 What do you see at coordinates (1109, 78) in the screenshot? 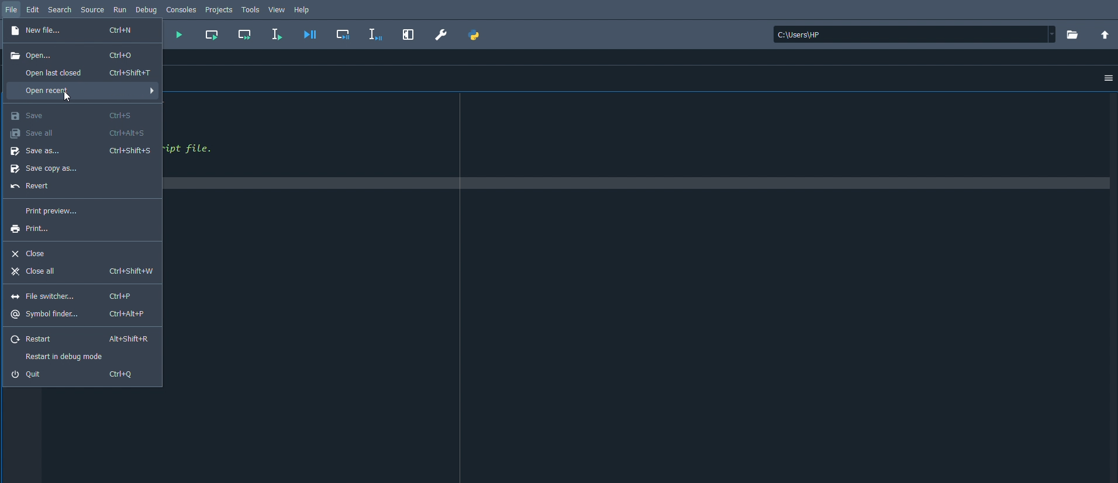
I see `Options` at bounding box center [1109, 78].